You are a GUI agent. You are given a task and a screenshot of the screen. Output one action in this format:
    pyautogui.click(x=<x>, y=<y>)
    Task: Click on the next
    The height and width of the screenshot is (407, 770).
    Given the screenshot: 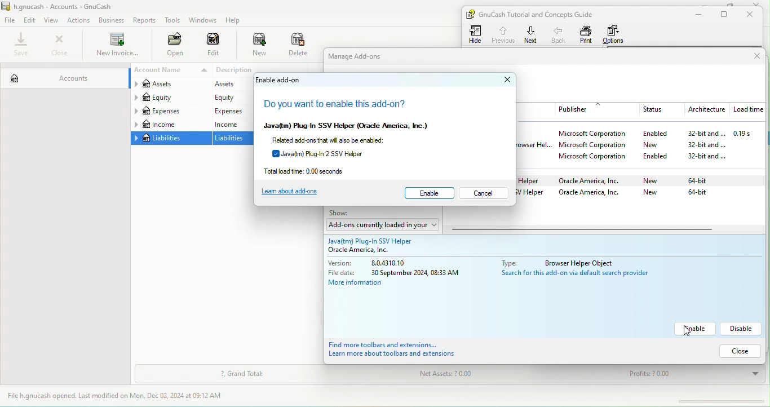 What is the action you would take?
    pyautogui.click(x=531, y=34)
    